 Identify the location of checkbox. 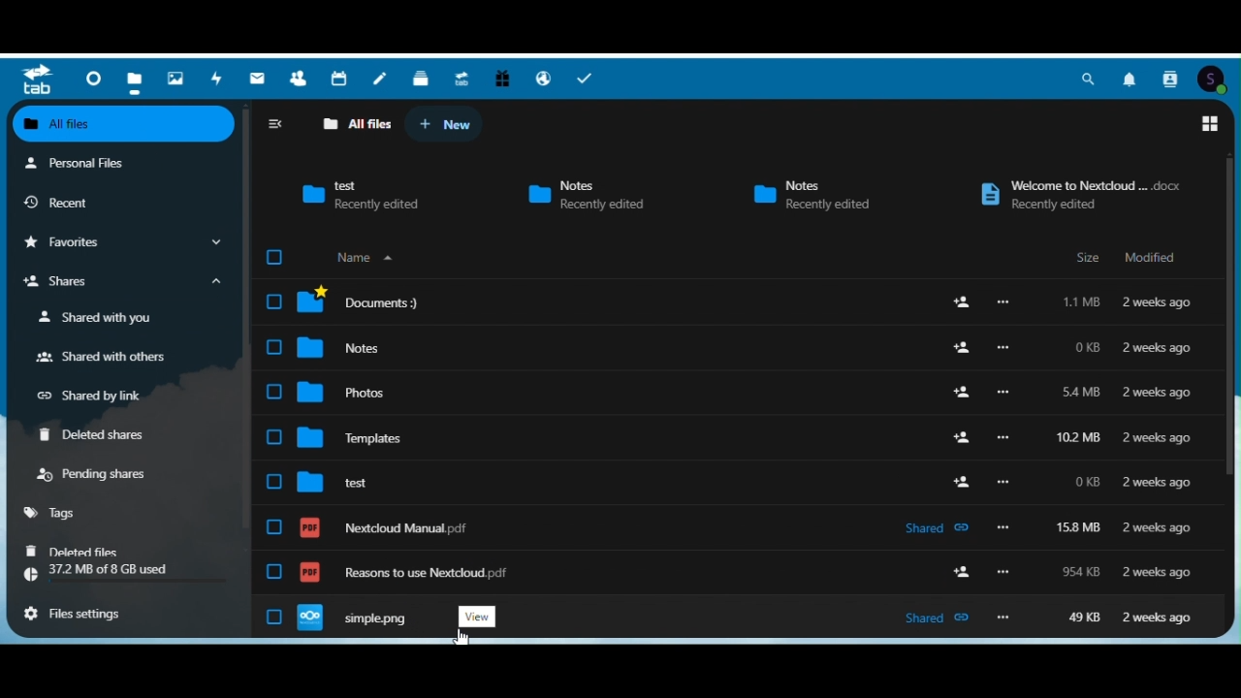
(274, 571).